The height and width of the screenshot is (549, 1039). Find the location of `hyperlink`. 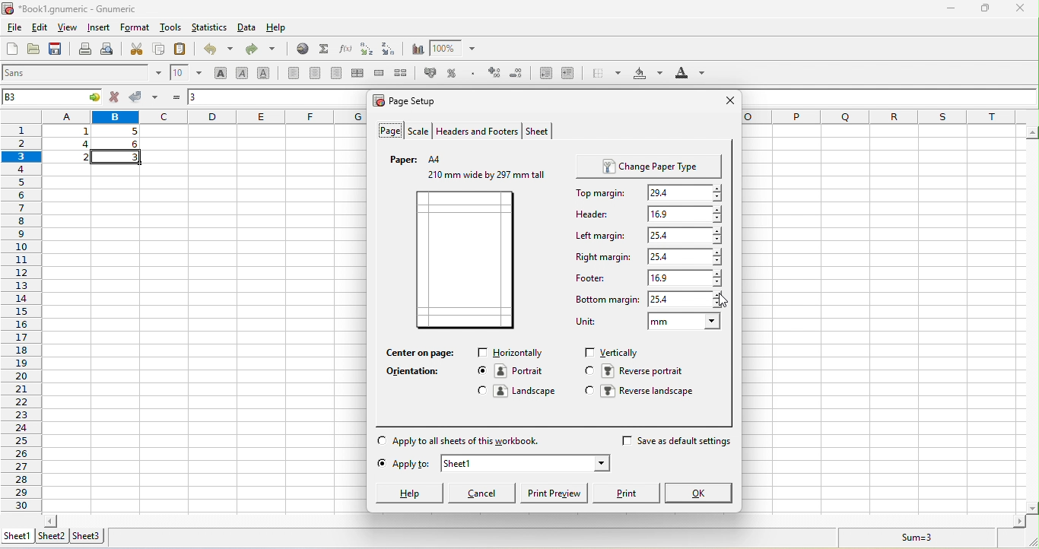

hyperlink is located at coordinates (300, 49).